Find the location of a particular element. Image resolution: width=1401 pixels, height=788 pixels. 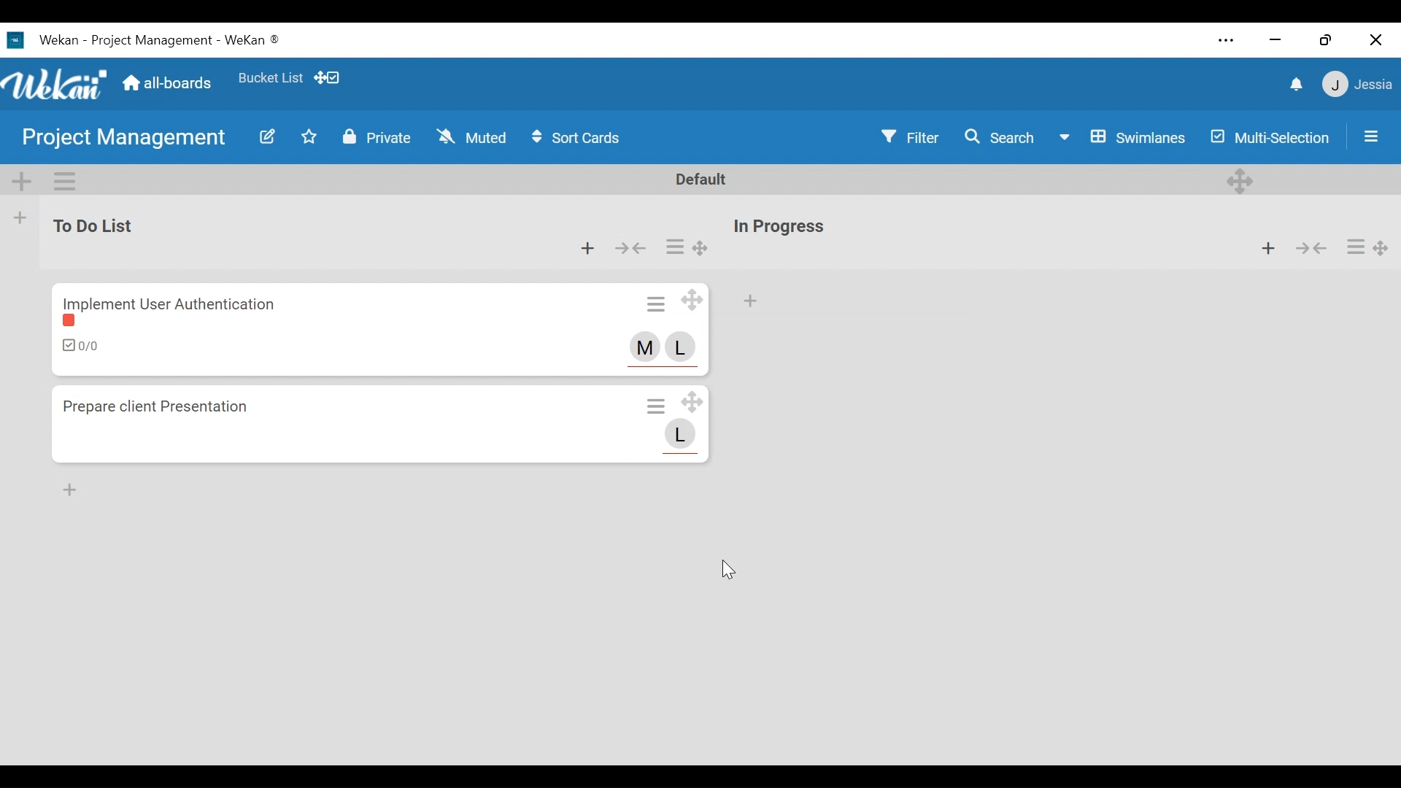

List Title is located at coordinates (781, 227).